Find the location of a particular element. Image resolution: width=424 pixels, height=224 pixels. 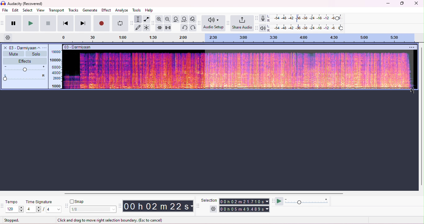

share audio tool bar is located at coordinates (228, 23).